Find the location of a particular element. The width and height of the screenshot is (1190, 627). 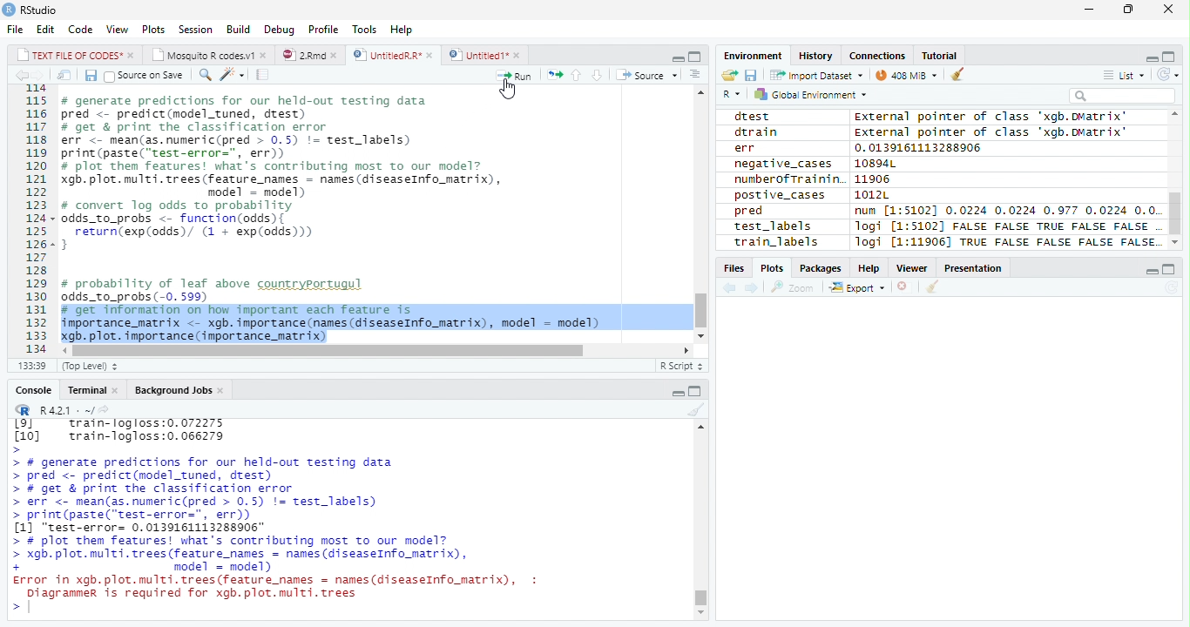

postive_cases is located at coordinates (779, 195).